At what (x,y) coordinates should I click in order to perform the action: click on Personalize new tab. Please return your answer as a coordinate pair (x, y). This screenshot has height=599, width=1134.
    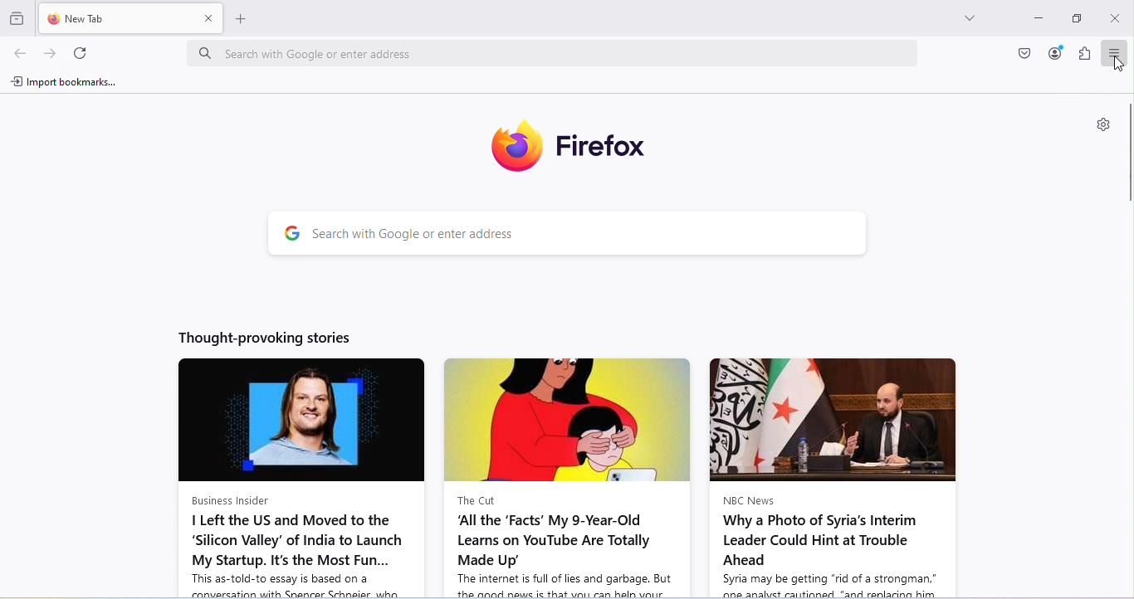
    Looking at the image, I should click on (1098, 124).